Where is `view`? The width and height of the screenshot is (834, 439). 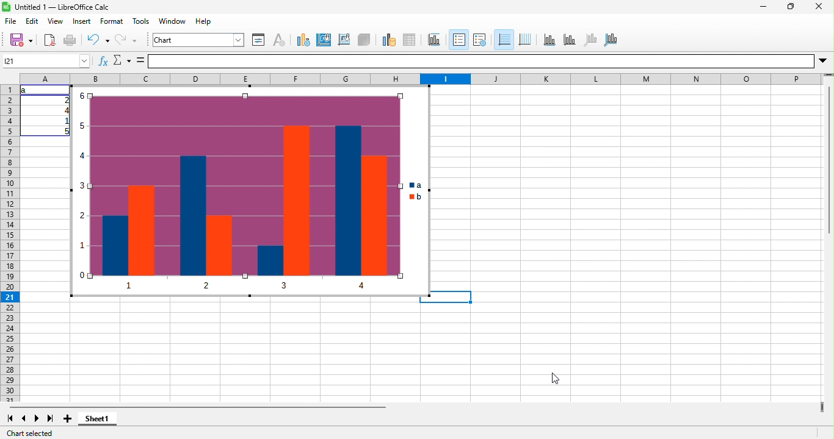 view is located at coordinates (56, 21).